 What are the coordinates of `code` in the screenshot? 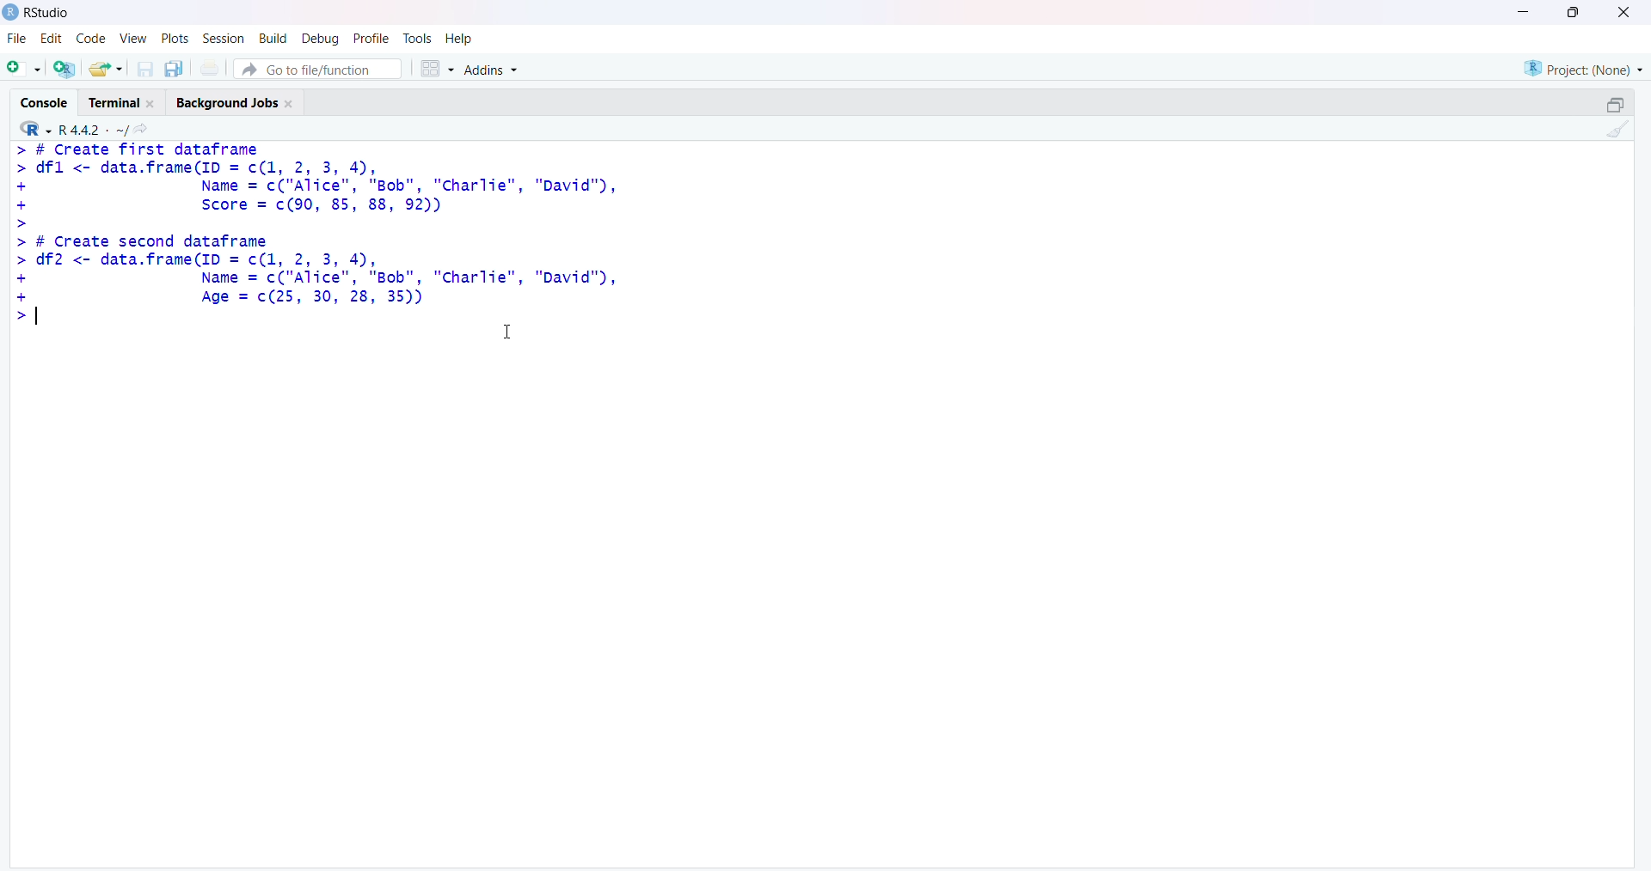 It's located at (92, 38).